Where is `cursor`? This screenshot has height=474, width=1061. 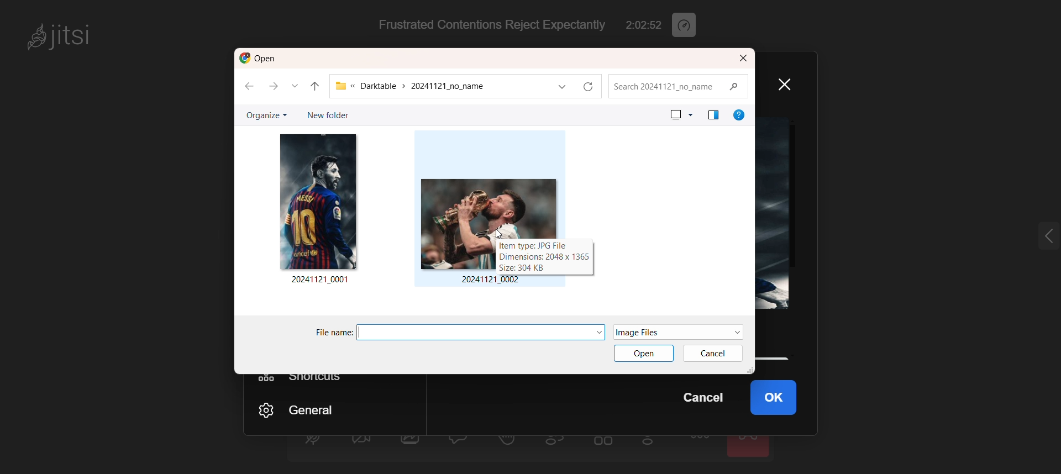
cursor is located at coordinates (496, 233).